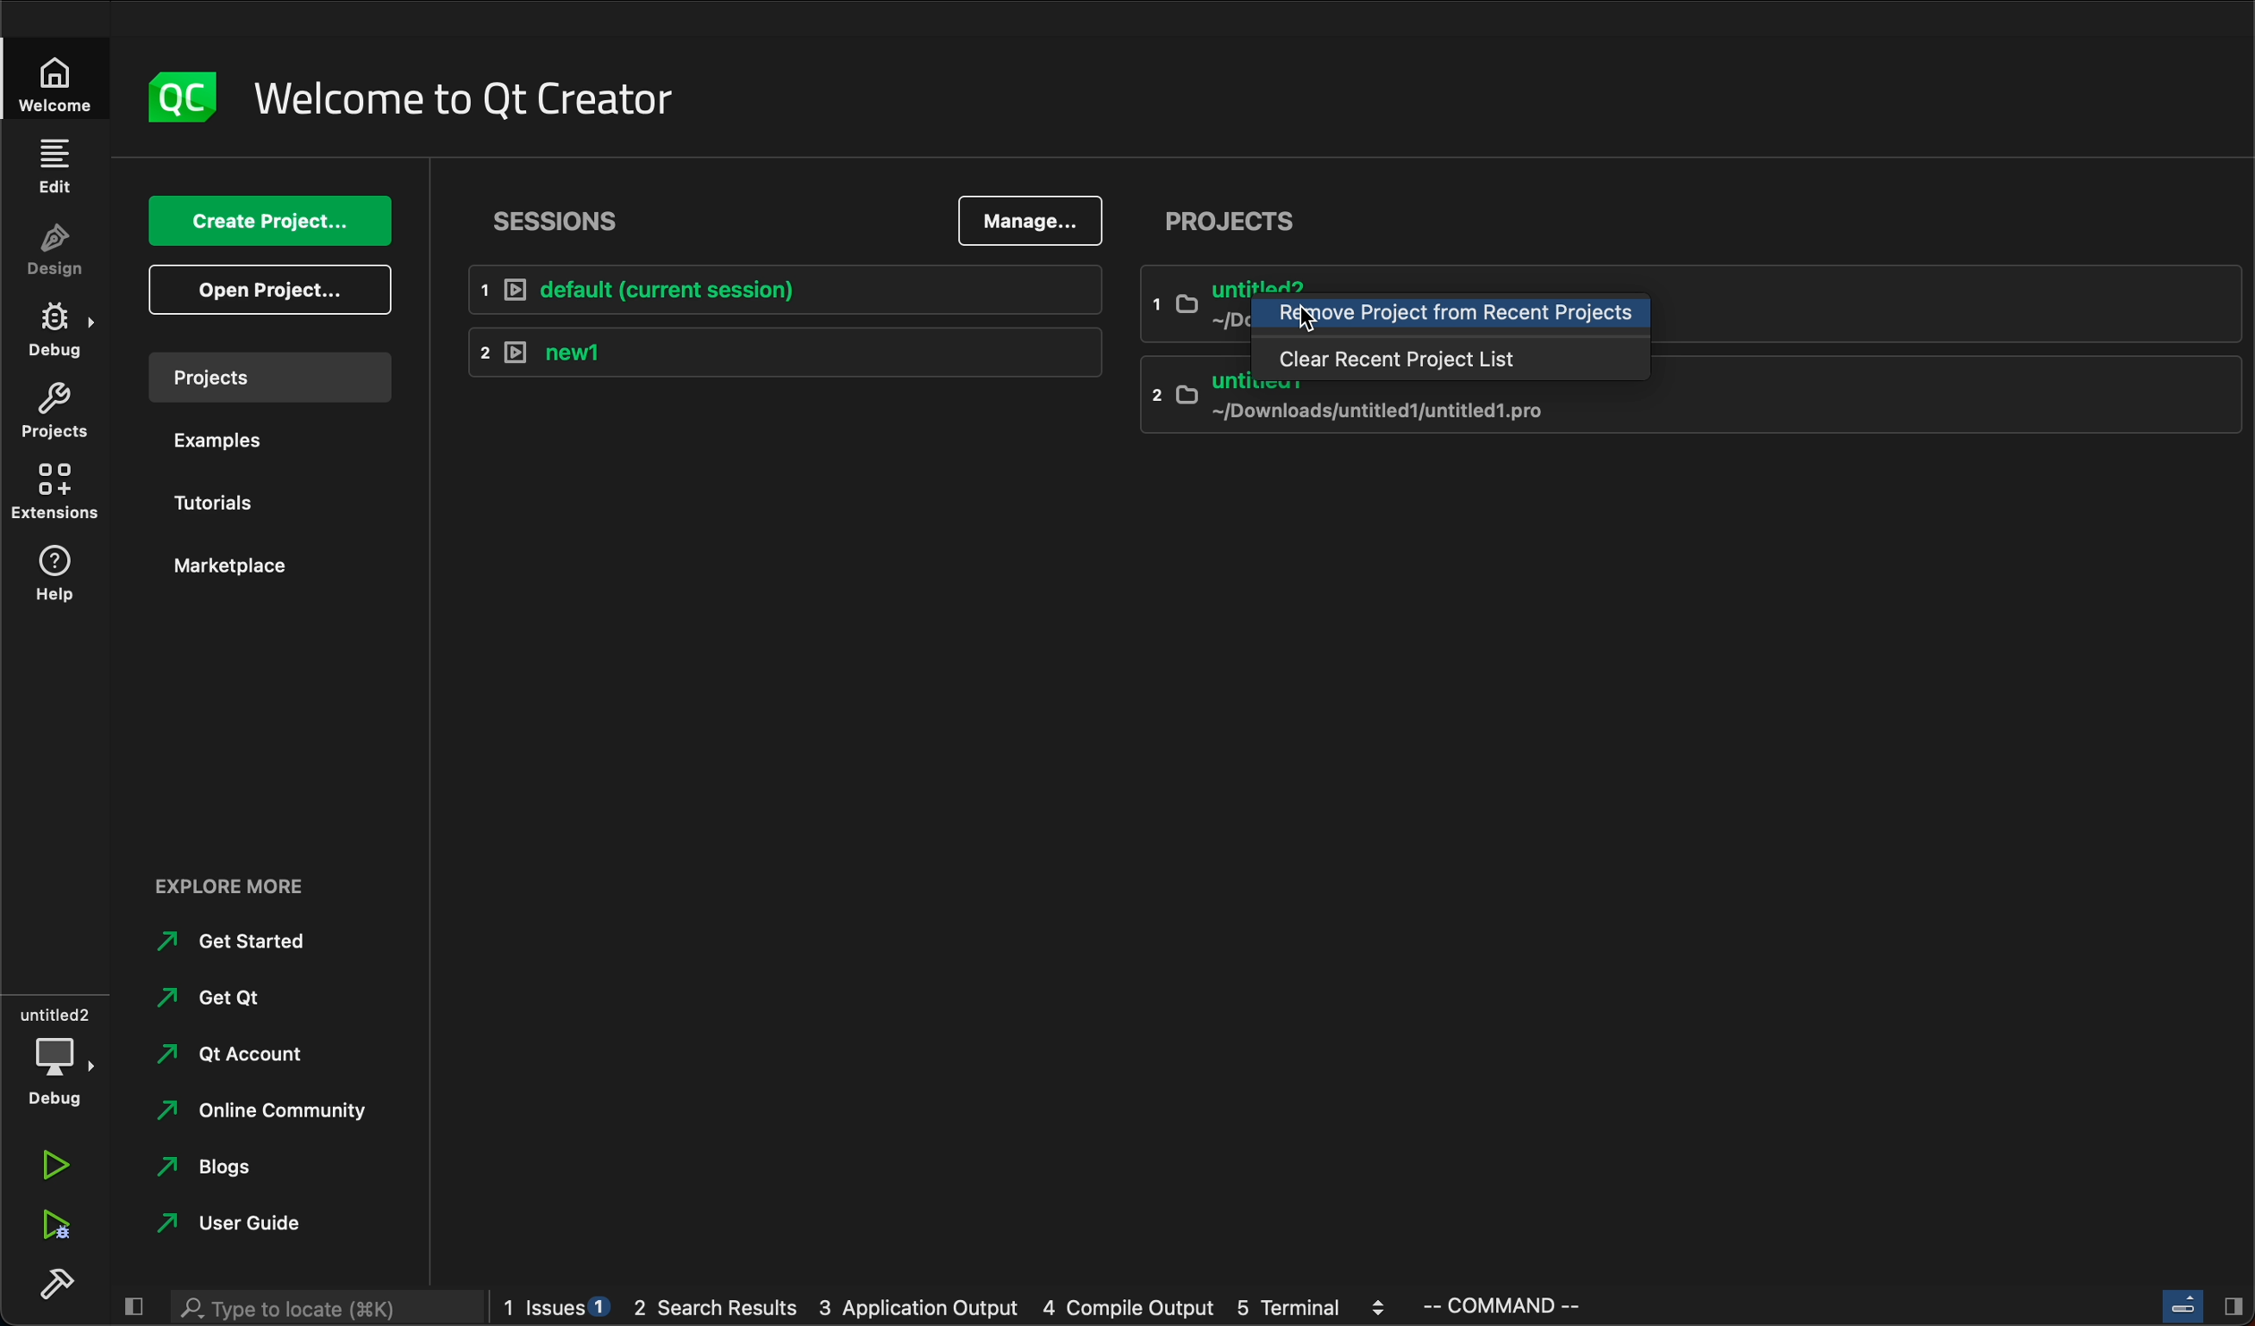  Describe the element at coordinates (242, 940) in the screenshot. I see `get strarted` at that location.